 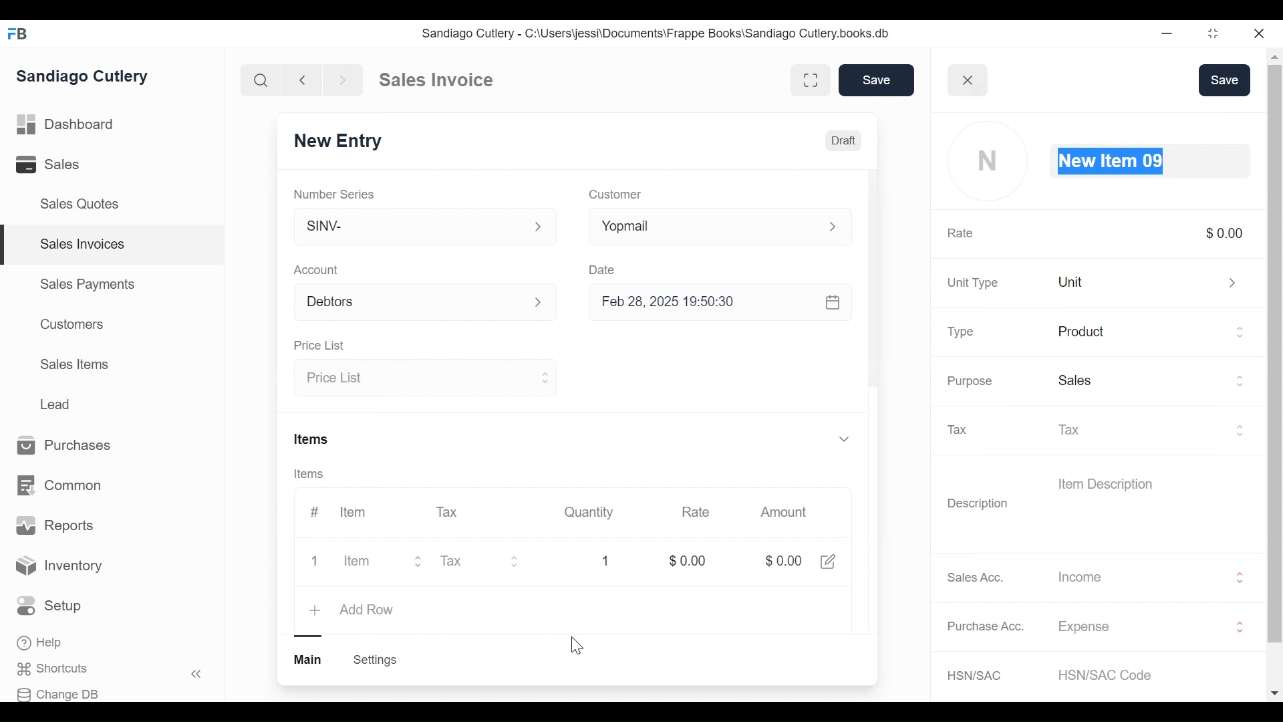 I want to click on Product, so click(x=1153, y=334).